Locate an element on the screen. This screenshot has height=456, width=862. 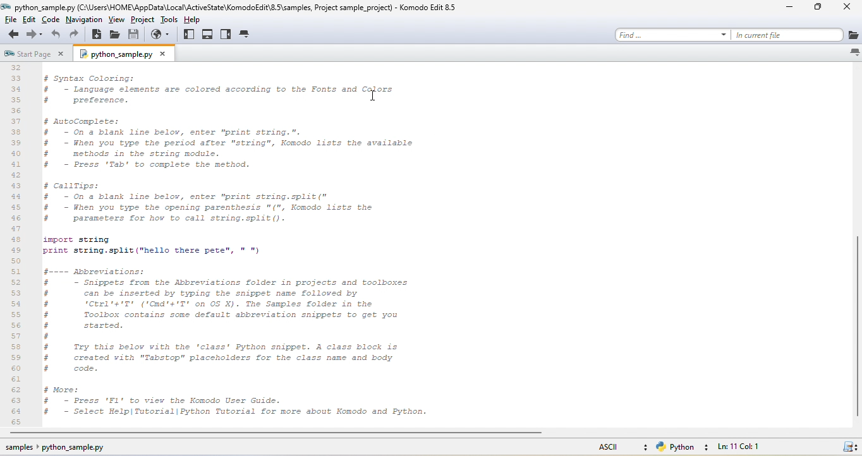
code is located at coordinates (52, 20).